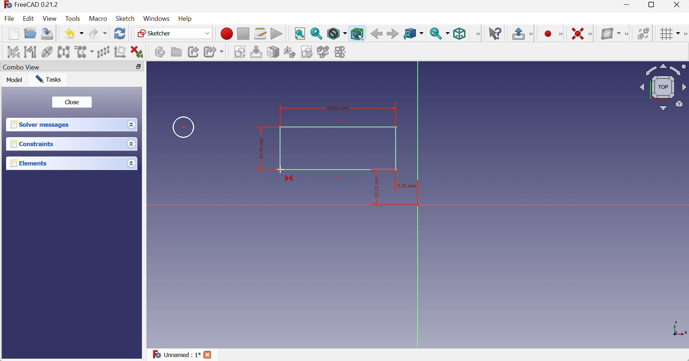 The width and height of the screenshot is (689, 361). What do you see at coordinates (120, 52) in the screenshot?
I see `Remove axes alignment` at bounding box center [120, 52].